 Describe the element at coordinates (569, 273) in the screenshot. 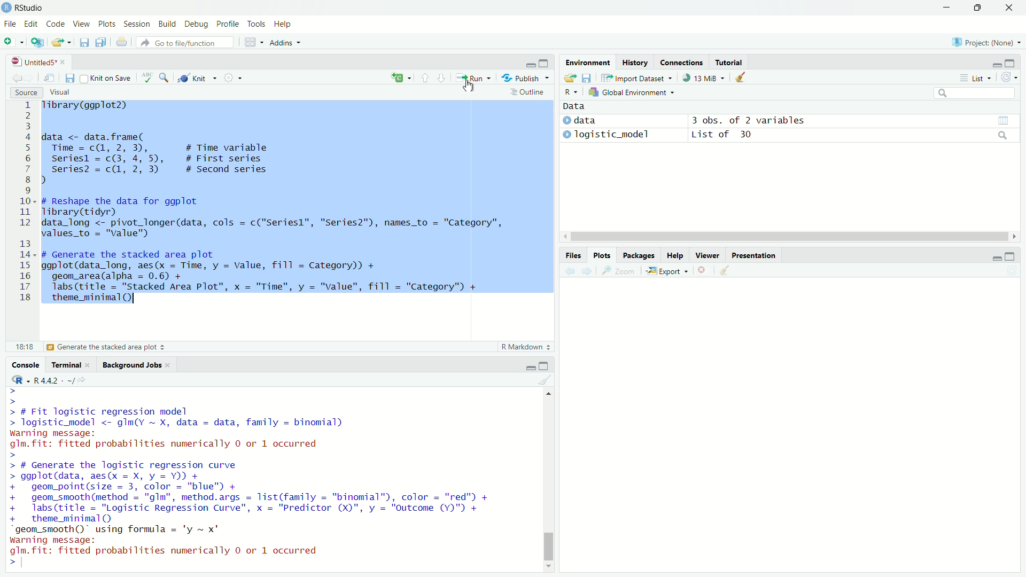

I see `back` at that location.